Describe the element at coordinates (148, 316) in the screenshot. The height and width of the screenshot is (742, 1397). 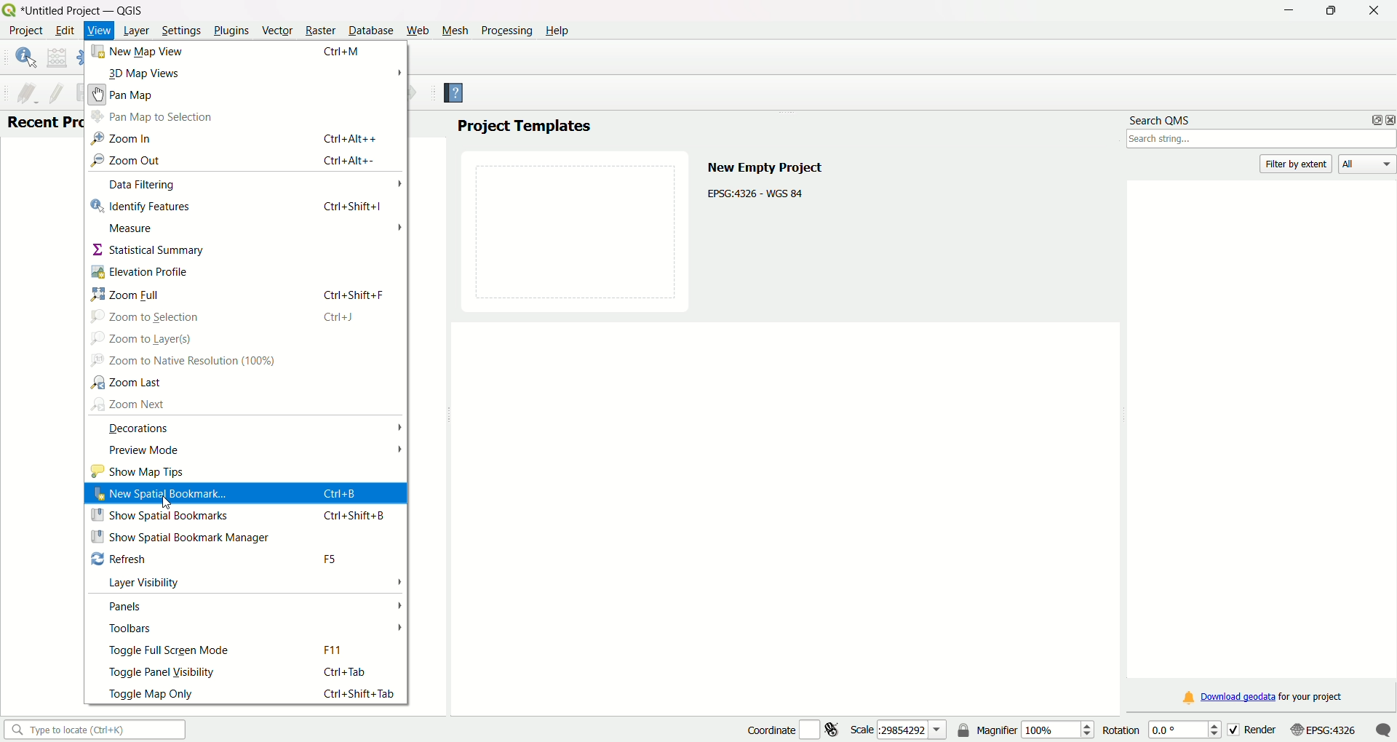
I see `zoom to selection` at that location.